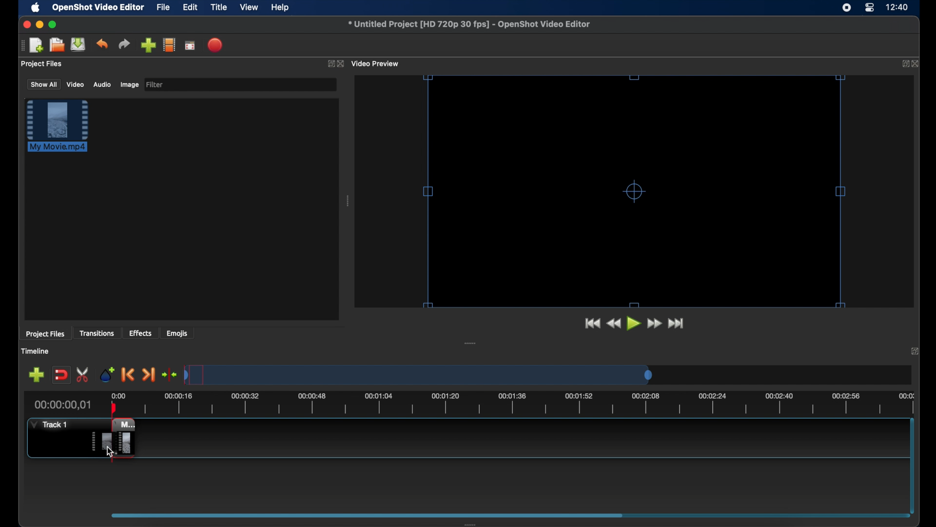 This screenshot has height=527, width=936. What do you see at coordinates (117, 394) in the screenshot?
I see `0.00` at bounding box center [117, 394].